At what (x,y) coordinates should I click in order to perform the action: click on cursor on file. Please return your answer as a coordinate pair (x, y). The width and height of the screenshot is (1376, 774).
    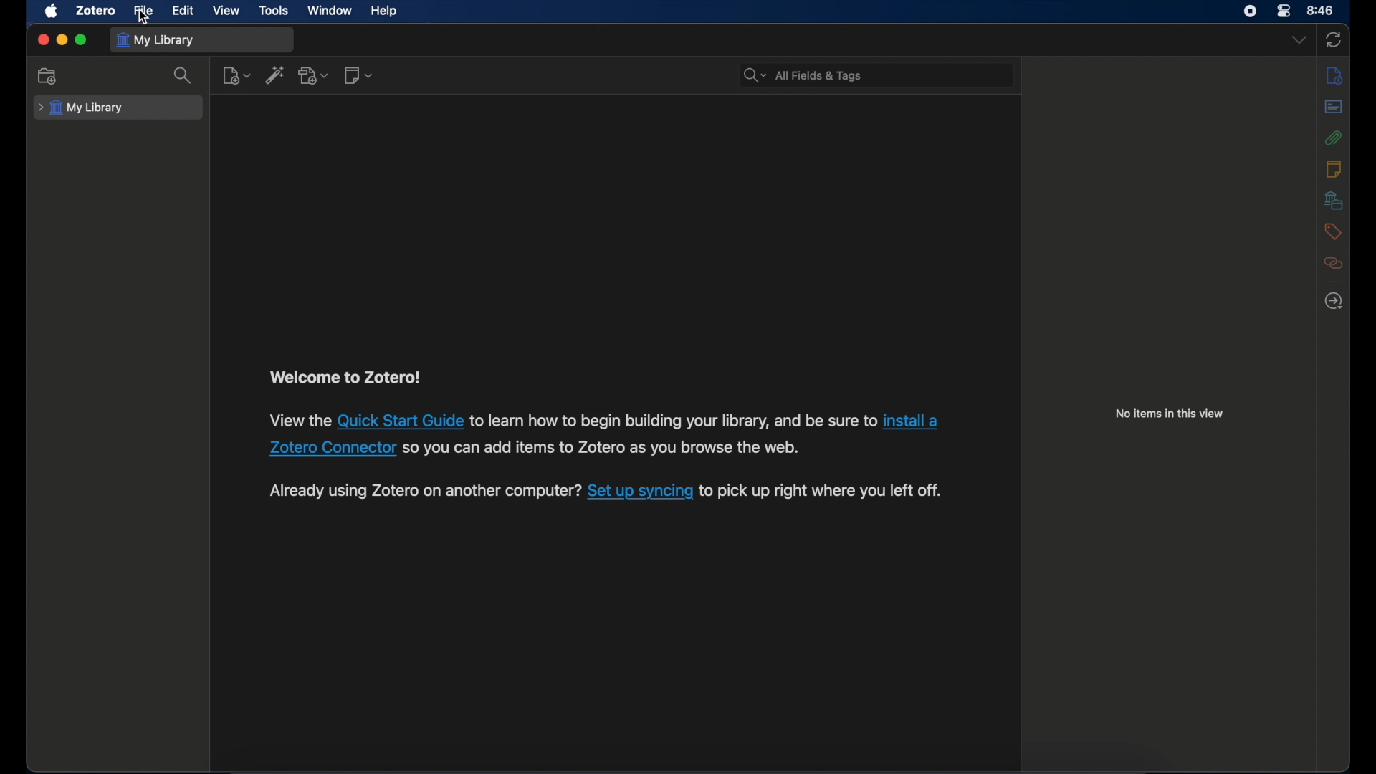
    Looking at the image, I should click on (140, 17).